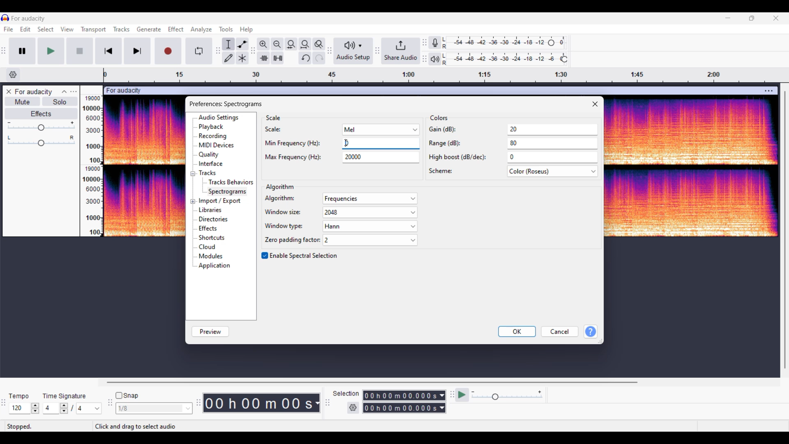 This screenshot has width=789, height=444. What do you see at coordinates (217, 146) in the screenshot?
I see `midi devices` at bounding box center [217, 146].